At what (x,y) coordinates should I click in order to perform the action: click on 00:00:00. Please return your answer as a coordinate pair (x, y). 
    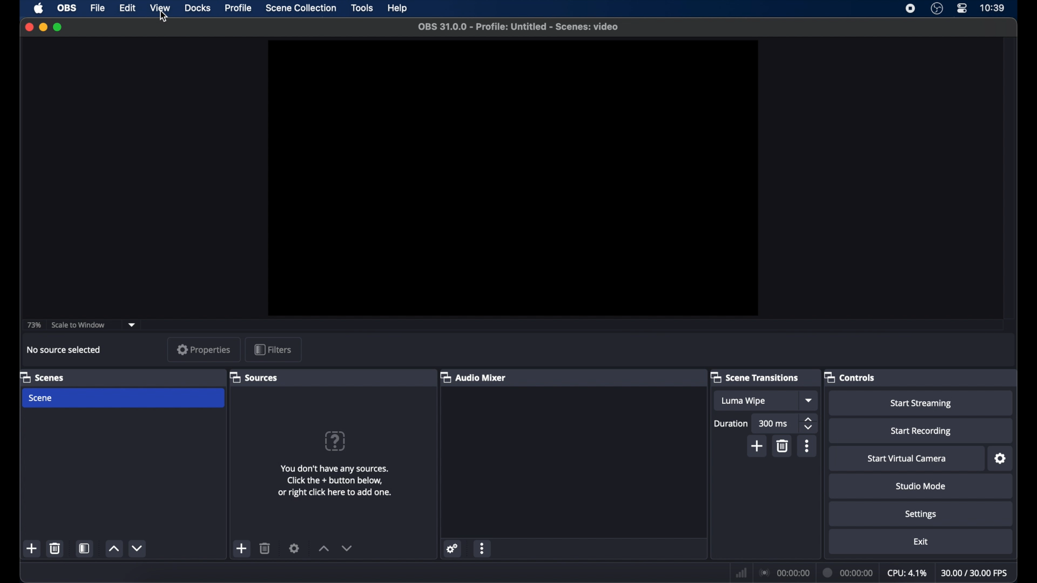
    Looking at the image, I should click on (849, 572).